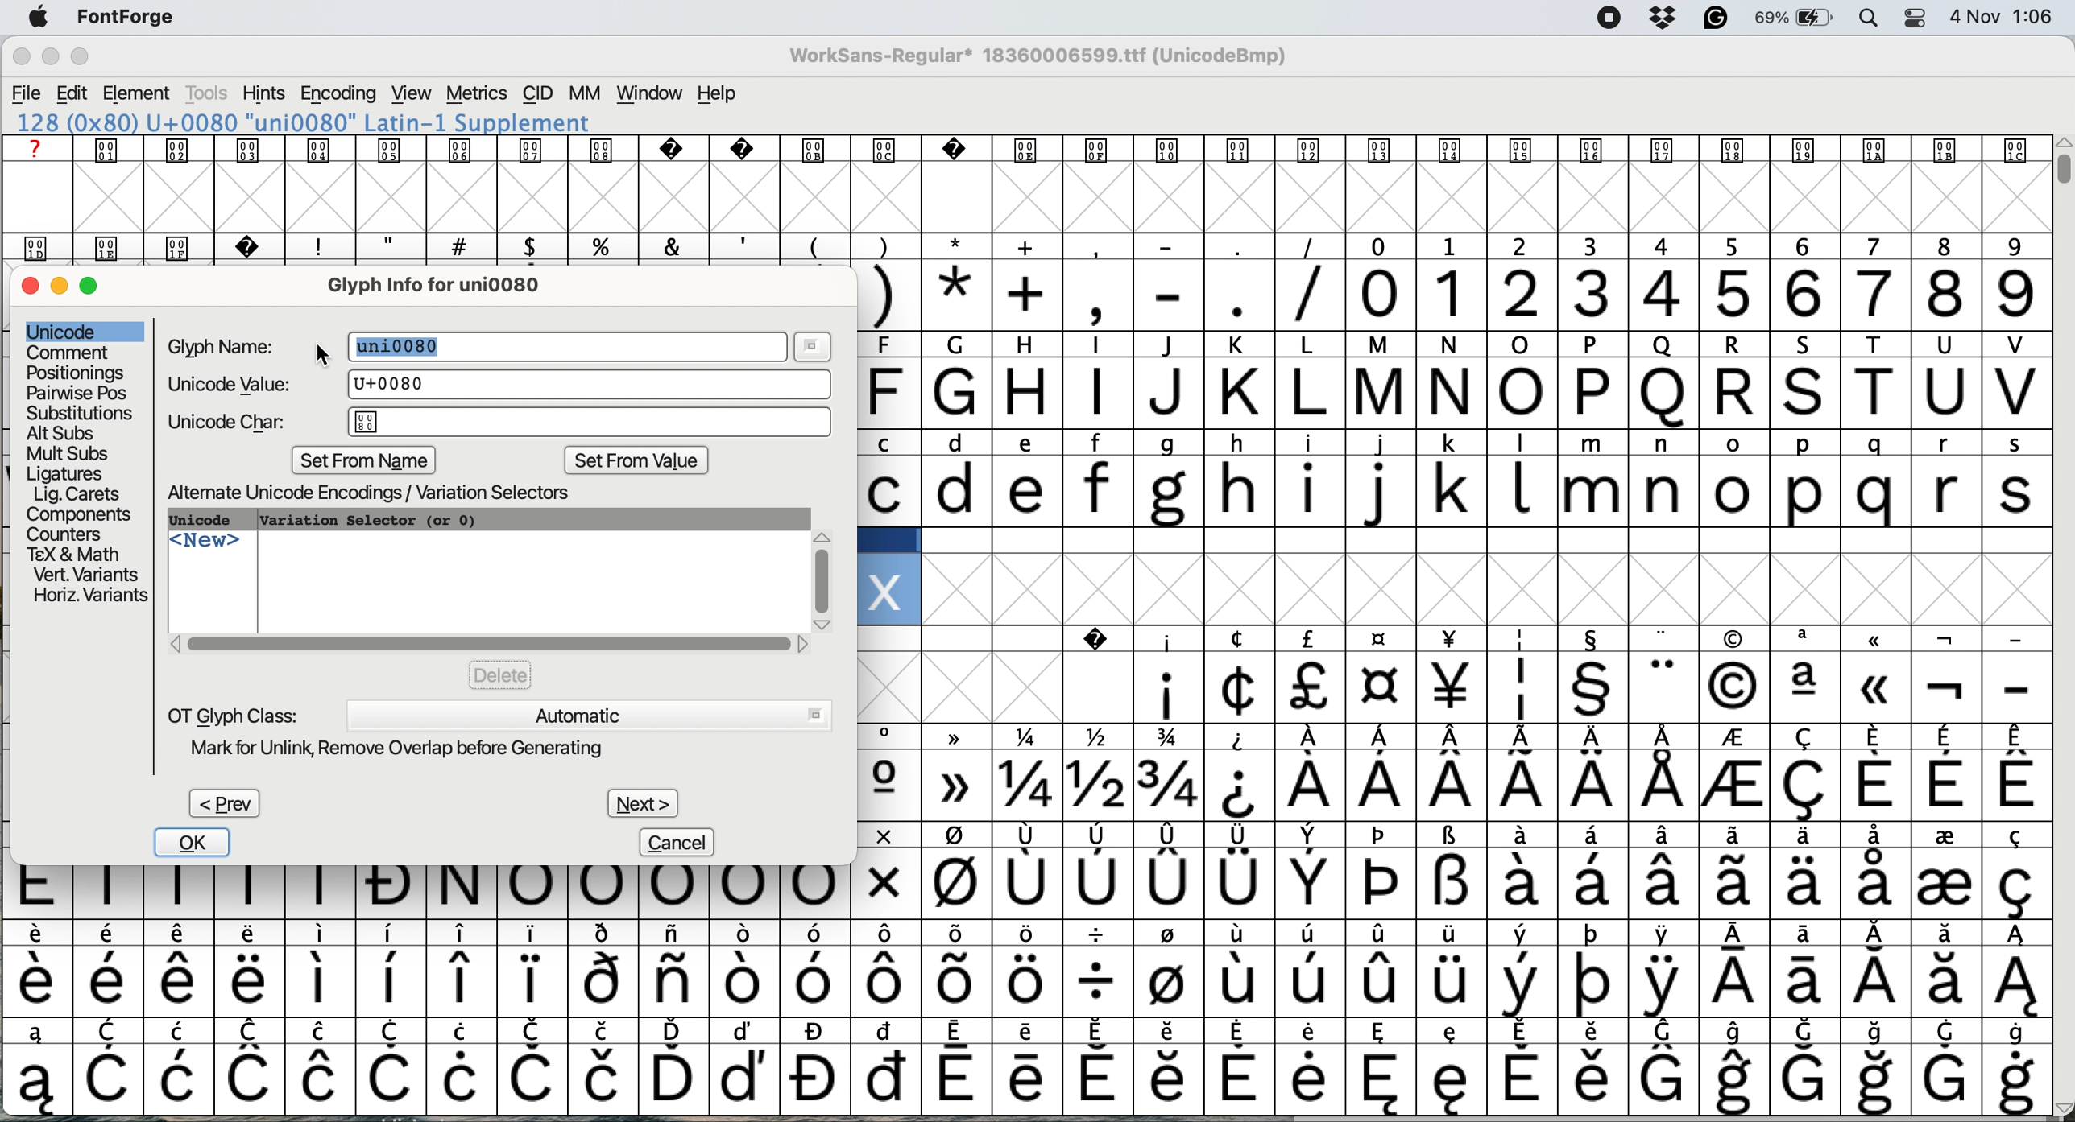 This screenshot has height=1122, width=2075. Describe the element at coordinates (304, 122) in the screenshot. I see `120 (0x78) U+0078 "x" LATIN SMALL LETTER X` at that location.